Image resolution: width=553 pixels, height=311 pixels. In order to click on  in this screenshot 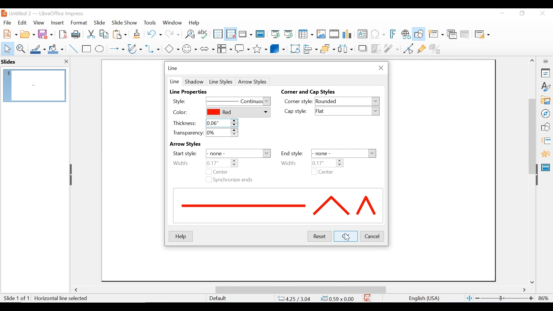, I will do `click(135, 48)`.